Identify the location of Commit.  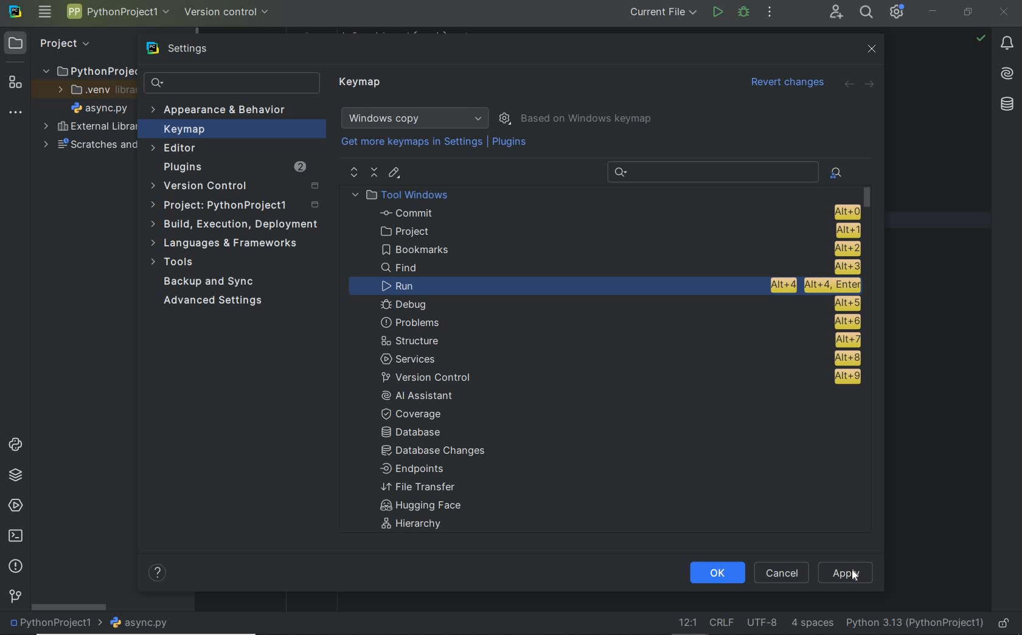
(617, 213).